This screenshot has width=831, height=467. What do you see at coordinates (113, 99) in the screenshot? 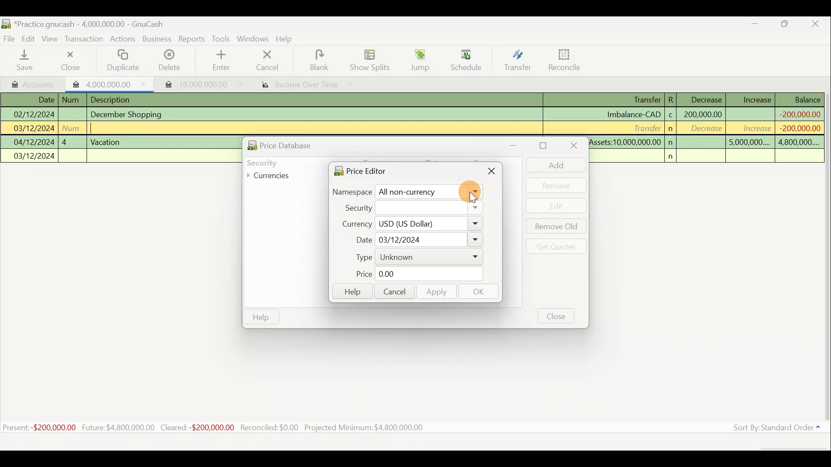
I see `Description` at bounding box center [113, 99].